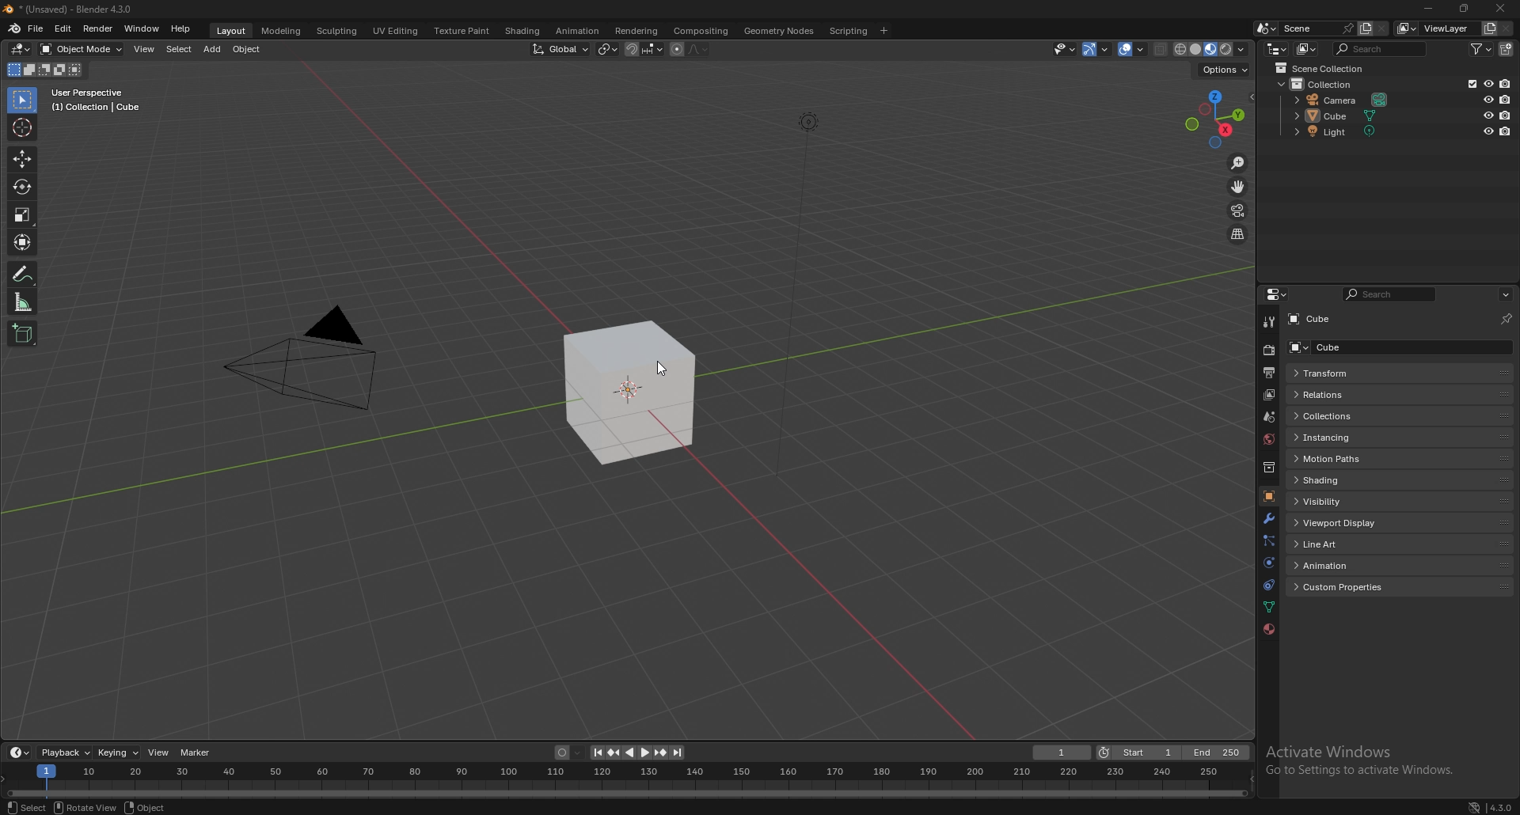  What do you see at coordinates (1343, 545) in the screenshot?
I see `line art` at bounding box center [1343, 545].